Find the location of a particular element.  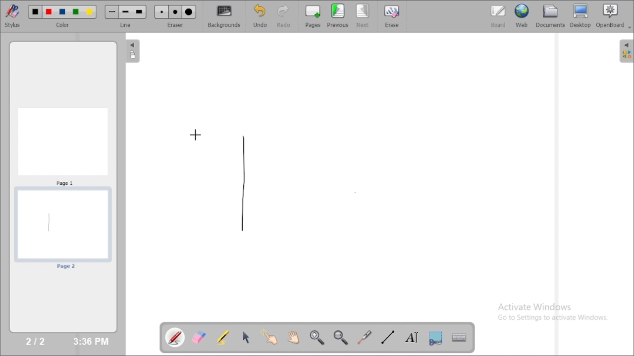

scroll page is located at coordinates (293, 337).